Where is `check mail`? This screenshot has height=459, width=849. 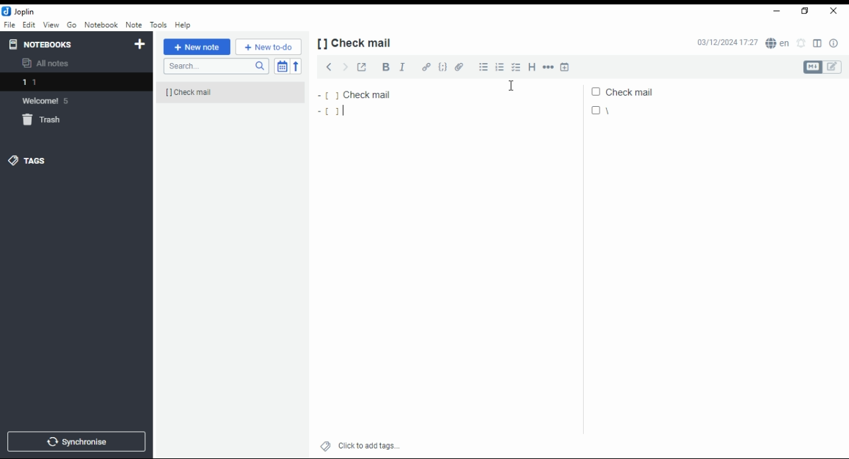 check mail is located at coordinates (629, 92).